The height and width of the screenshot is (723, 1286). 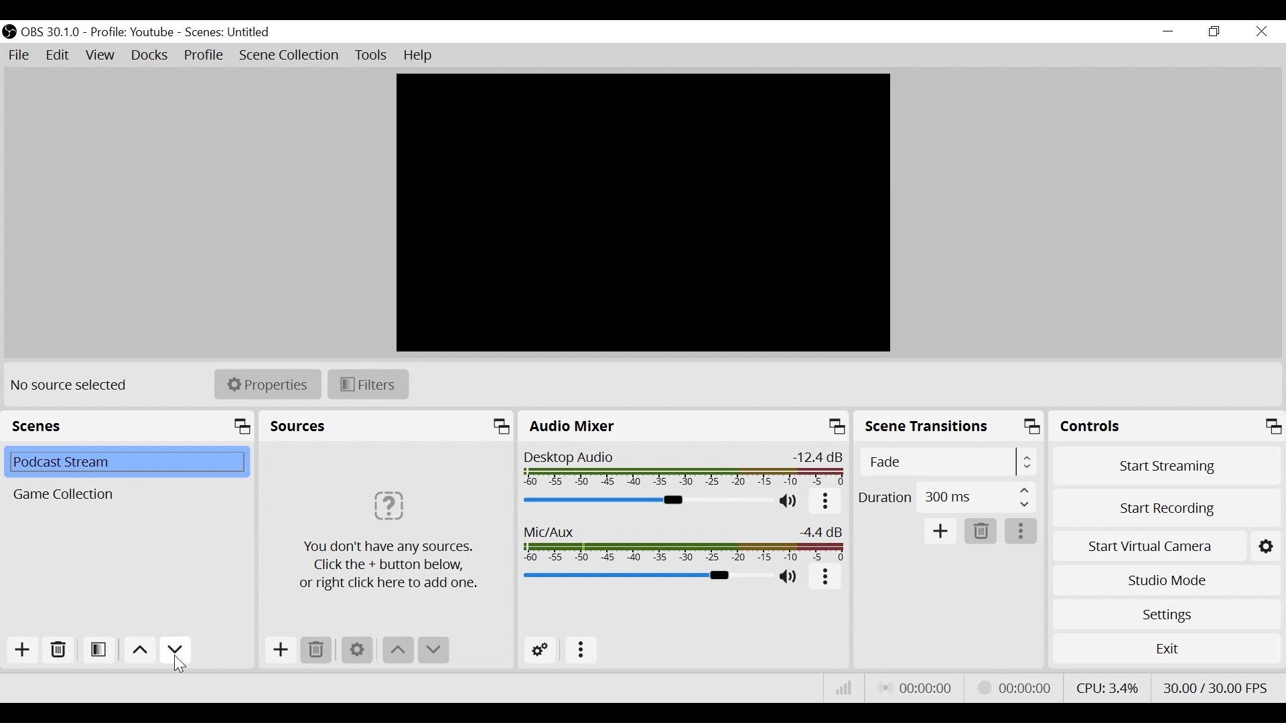 I want to click on more options, so click(x=825, y=503).